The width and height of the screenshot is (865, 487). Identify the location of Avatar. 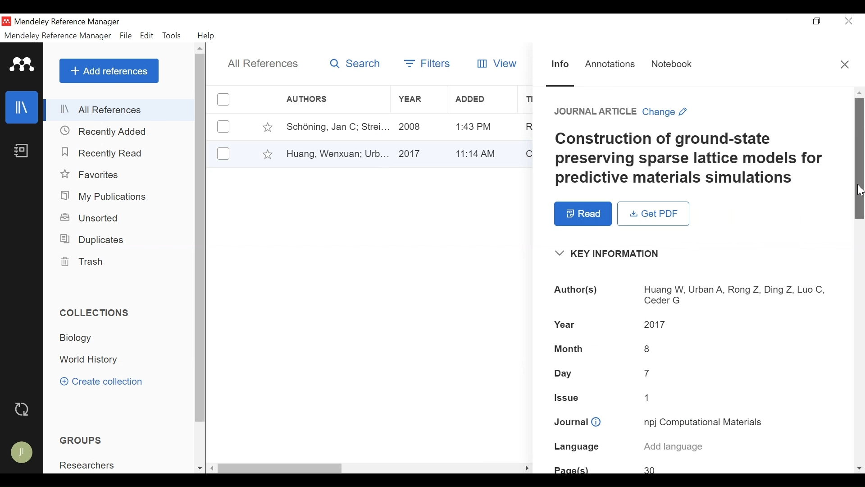
(22, 453).